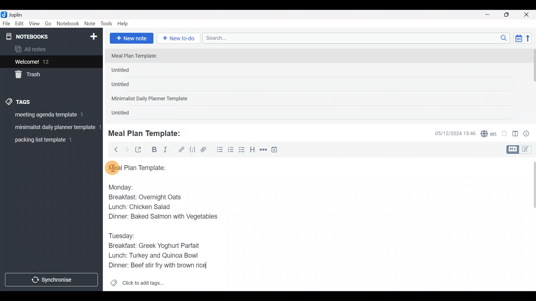 This screenshot has height=301, width=536. What do you see at coordinates (529, 134) in the screenshot?
I see `Note properties` at bounding box center [529, 134].